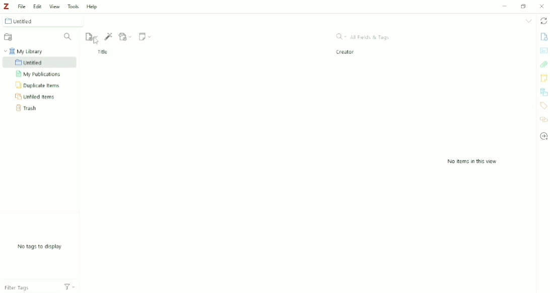 The height and width of the screenshot is (293, 550). I want to click on Filter Collections, so click(69, 37).